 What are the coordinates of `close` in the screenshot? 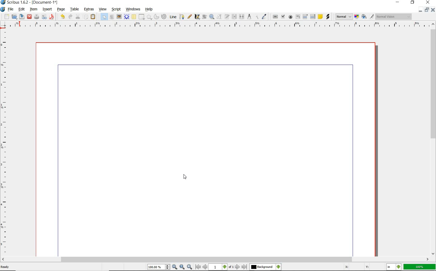 It's located at (433, 10).